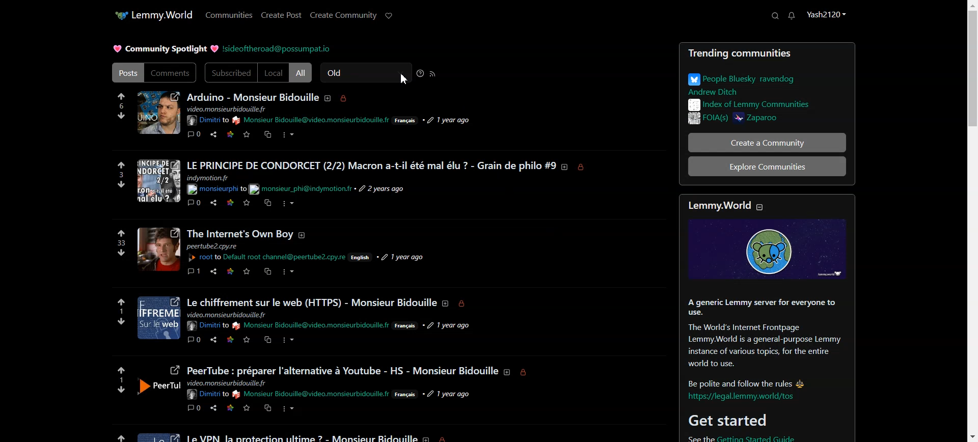 The width and height of the screenshot is (978, 442). What do you see at coordinates (365, 73) in the screenshot?
I see `Old` at bounding box center [365, 73].